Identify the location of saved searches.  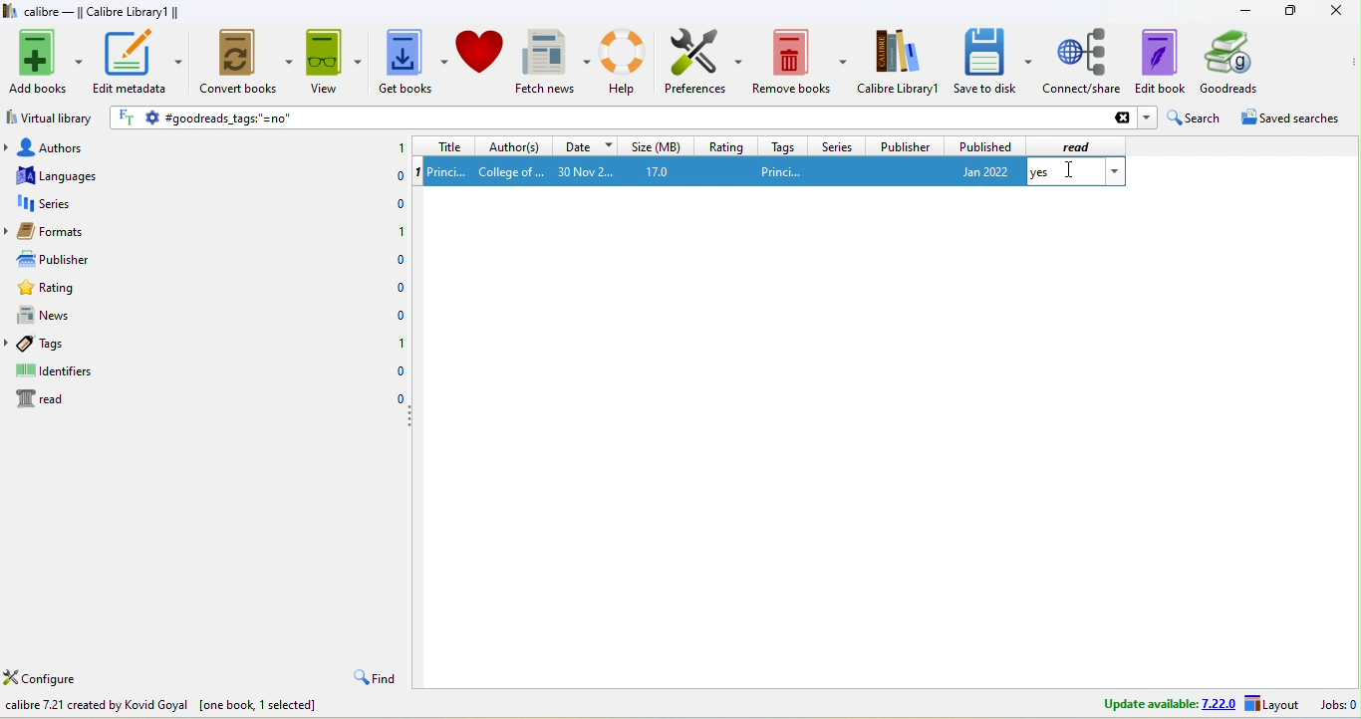
(1287, 118).